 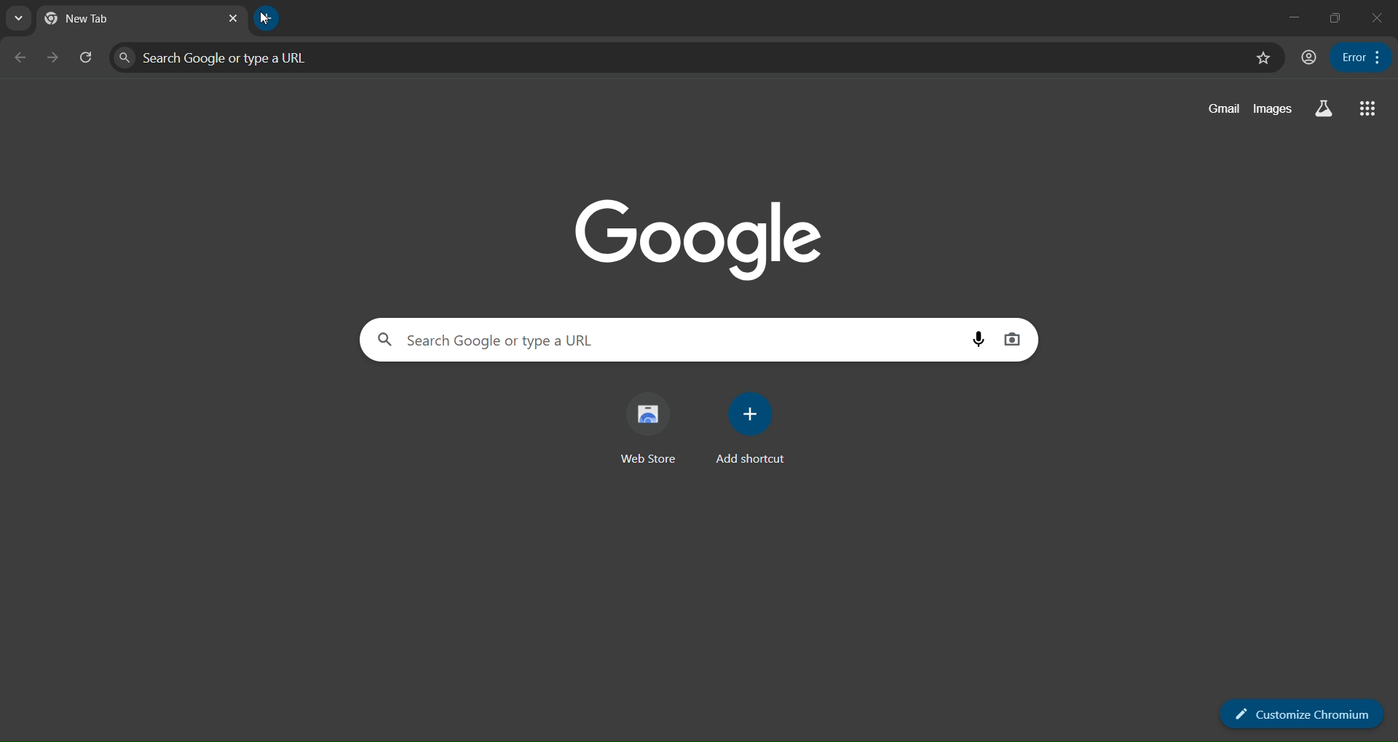 I want to click on tab list, so click(x=22, y=19).